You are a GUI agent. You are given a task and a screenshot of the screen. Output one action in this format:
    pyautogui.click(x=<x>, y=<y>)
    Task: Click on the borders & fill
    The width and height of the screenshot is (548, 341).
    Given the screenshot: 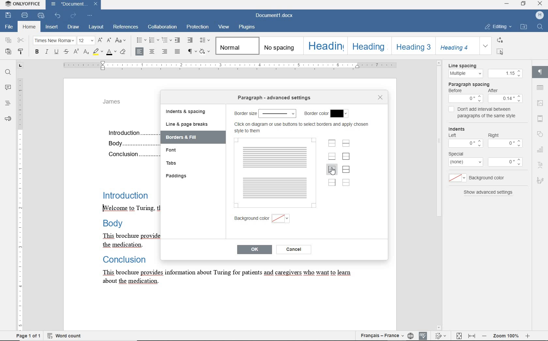 What is the action you would take?
    pyautogui.click(x=190, y=137)
    